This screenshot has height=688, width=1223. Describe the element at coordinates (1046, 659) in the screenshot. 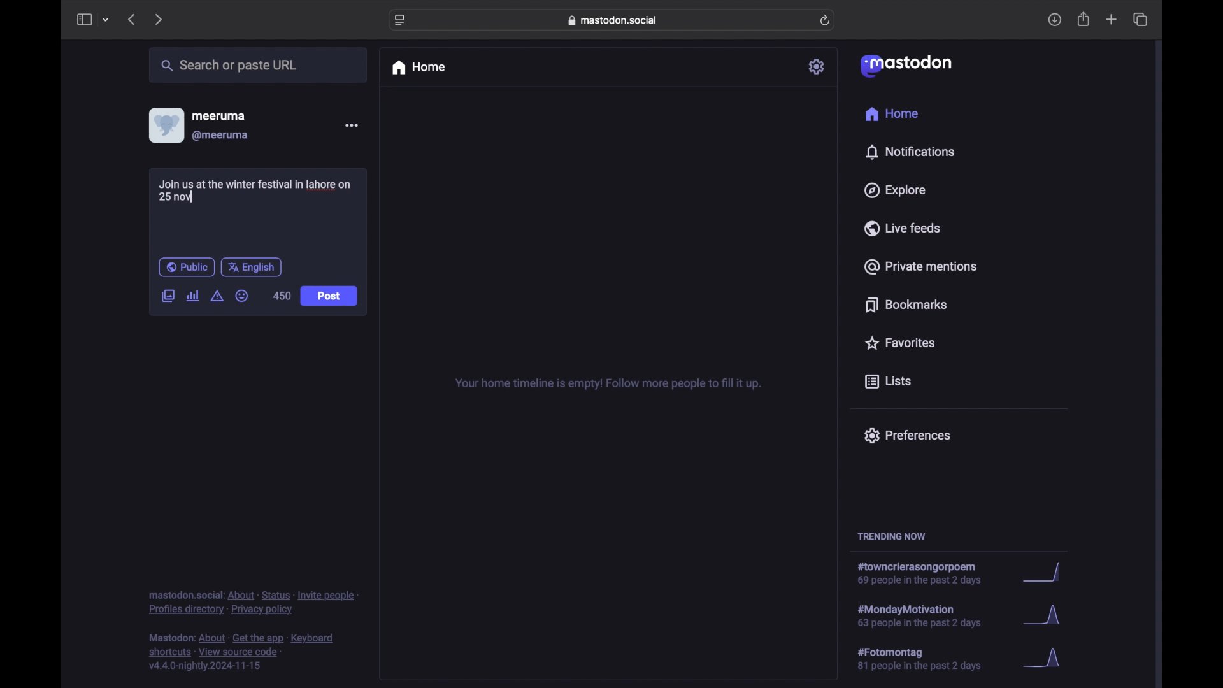

I see `graph` at that location.